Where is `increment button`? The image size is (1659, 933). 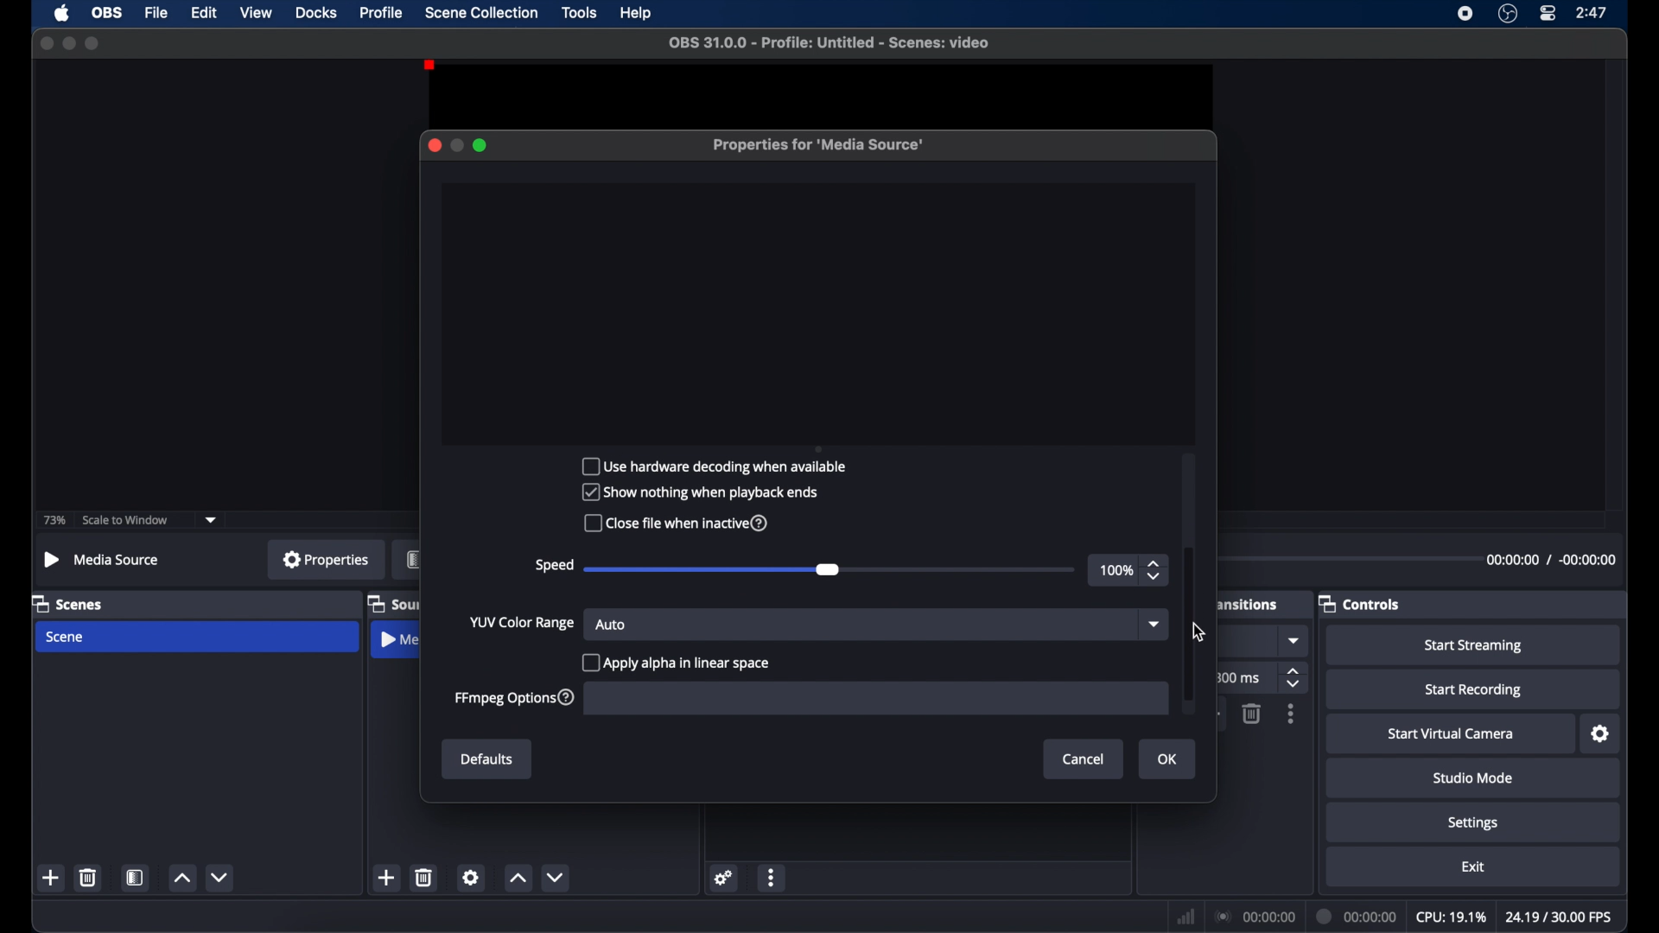 increment button is located at coordinates (518, 879).